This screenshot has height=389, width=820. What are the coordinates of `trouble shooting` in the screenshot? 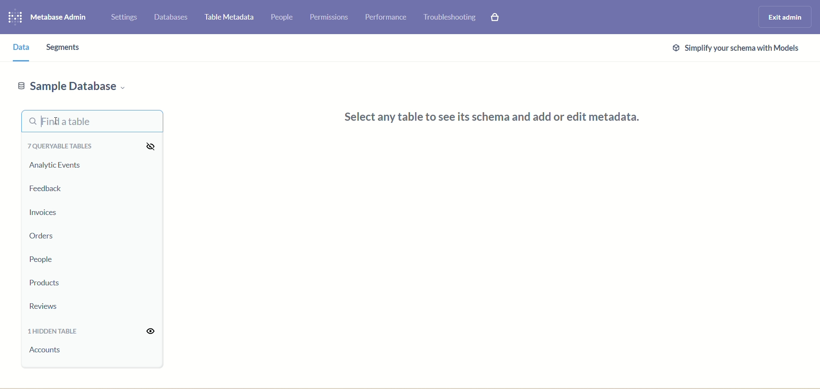 It's located at (449, 17).